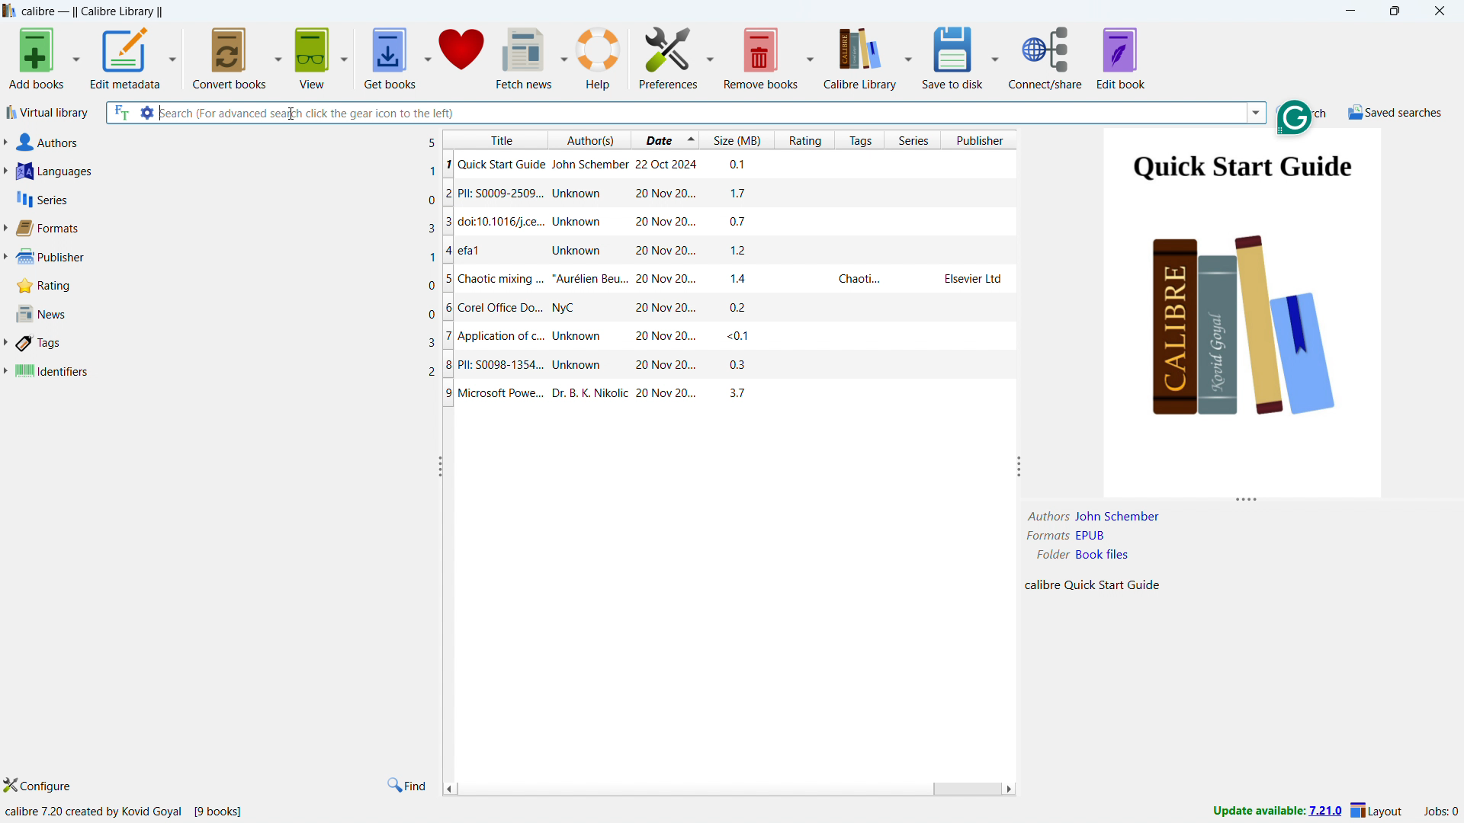 This screenshot has height=823, width=1464. Describe the element at coordinates (226, 171) in the screenshot. I see `languages` at that location.